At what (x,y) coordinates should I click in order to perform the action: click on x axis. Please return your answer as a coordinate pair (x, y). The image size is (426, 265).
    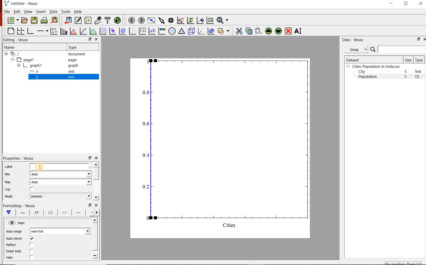
    Looking at the image, I should click on (53, 71).